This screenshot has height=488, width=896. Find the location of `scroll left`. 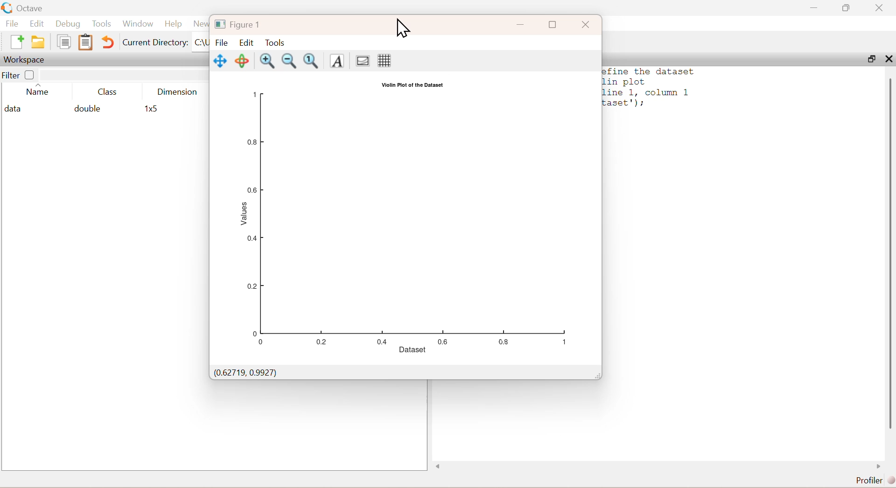

scroll left is located at coordinates (439, 467).